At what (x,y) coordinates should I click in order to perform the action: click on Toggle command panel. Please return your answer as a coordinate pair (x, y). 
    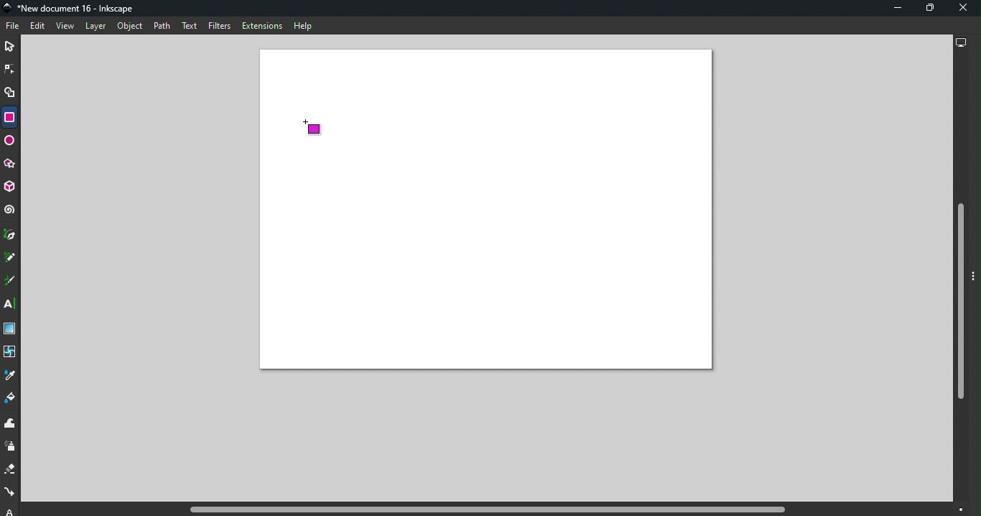
    Looking at the image, I should click on (975, 277).